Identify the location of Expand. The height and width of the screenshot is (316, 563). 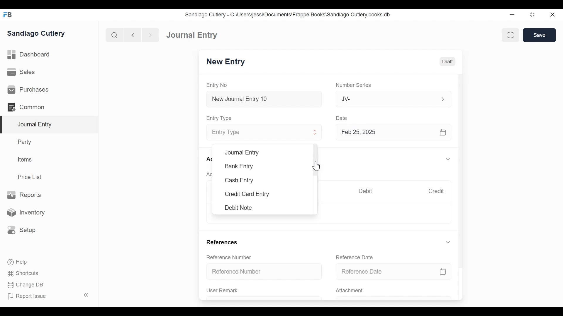
(442, 99).